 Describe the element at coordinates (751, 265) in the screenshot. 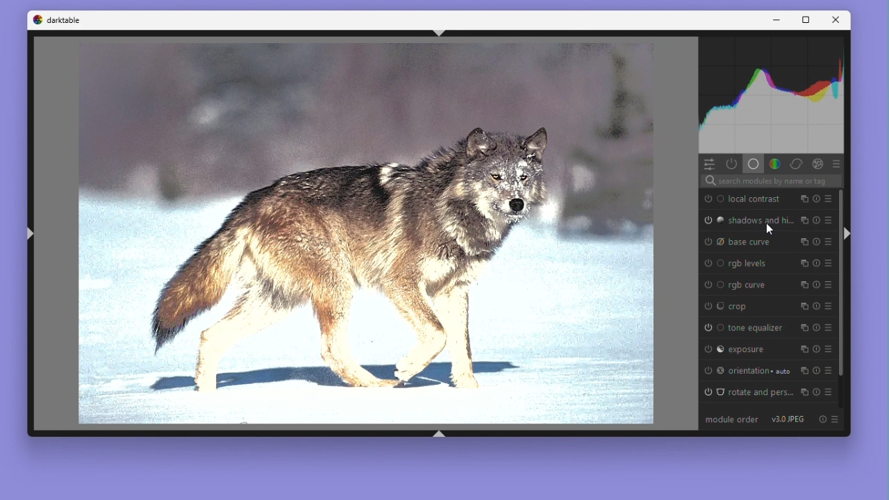

I see `rgb levels` at that location.